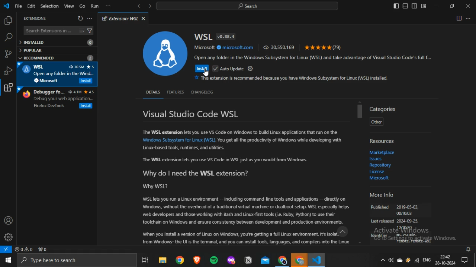  What do you see at coordinates (225, 159) in the screenshot?
I see `“The WSL extension lets you use VS Code in WSL just as you would from Windows.` at bounding box center [225, 159].